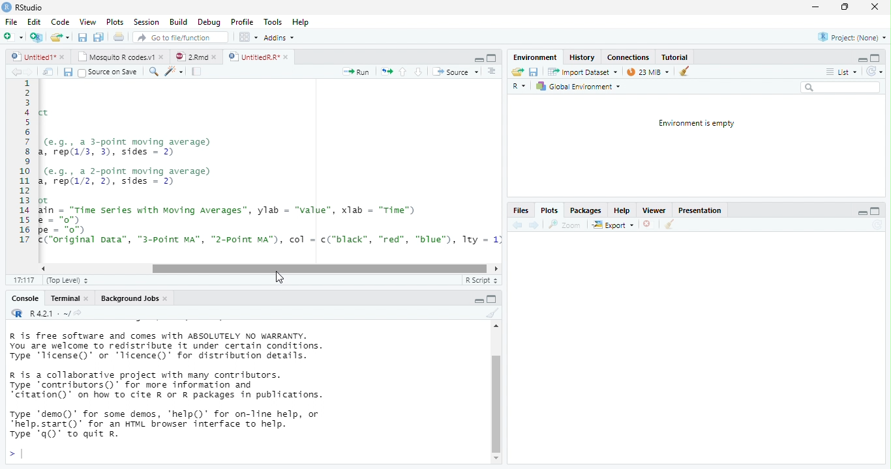  Describe the element at coordinates (586, 210) in the screenshot. I see `Packages` at that location.